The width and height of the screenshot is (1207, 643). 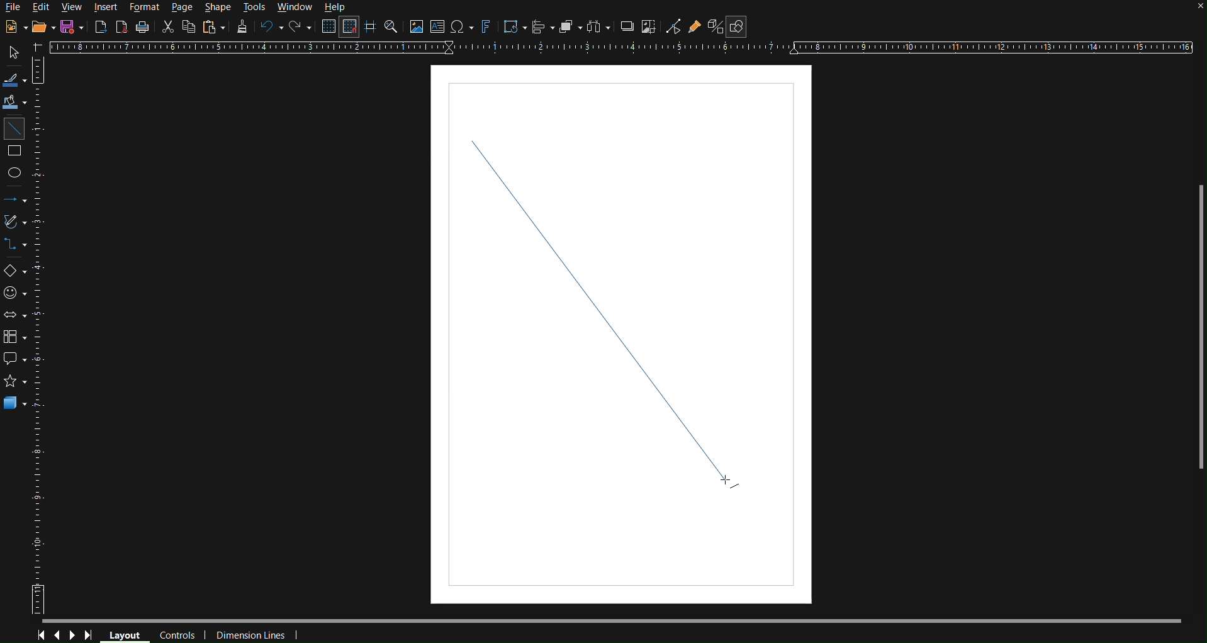 I want to click on Ellipse, so click(x=15, y=172).